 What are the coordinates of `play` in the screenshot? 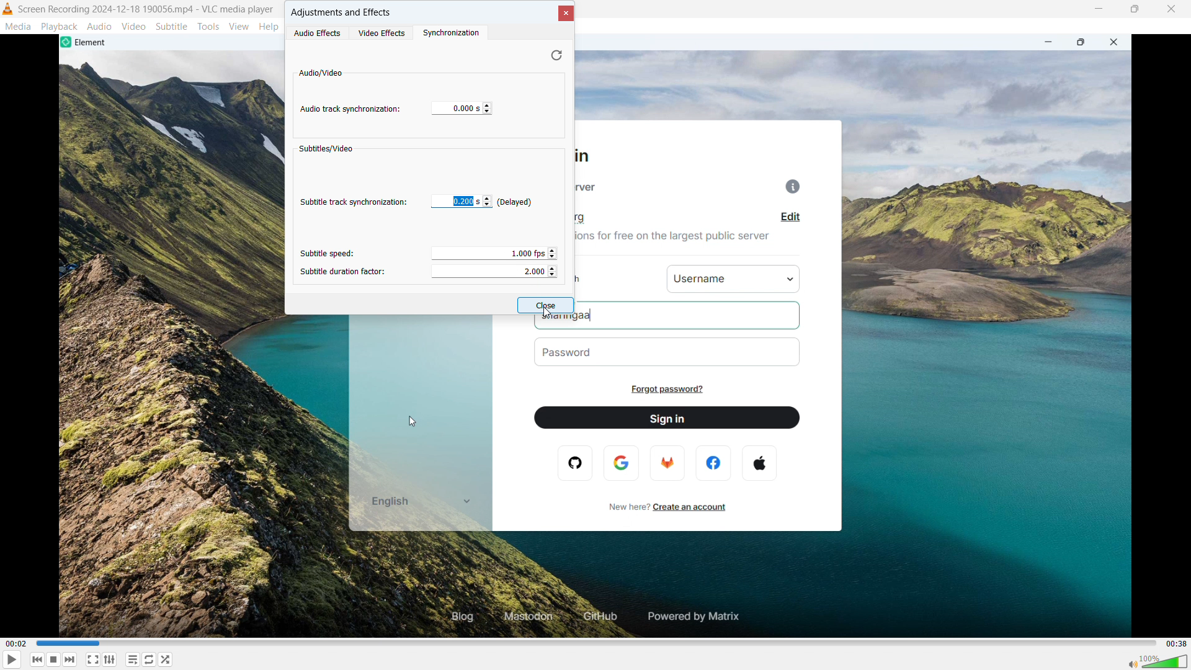 It's located at (13, 660).